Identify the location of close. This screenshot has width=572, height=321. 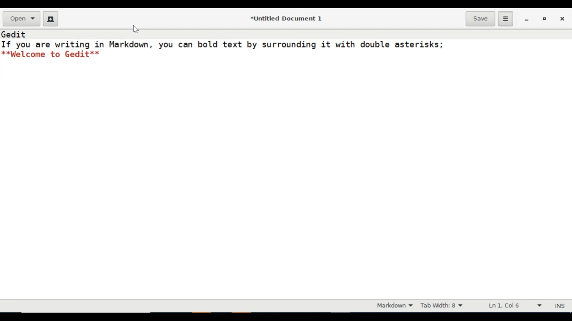
(562, 18).